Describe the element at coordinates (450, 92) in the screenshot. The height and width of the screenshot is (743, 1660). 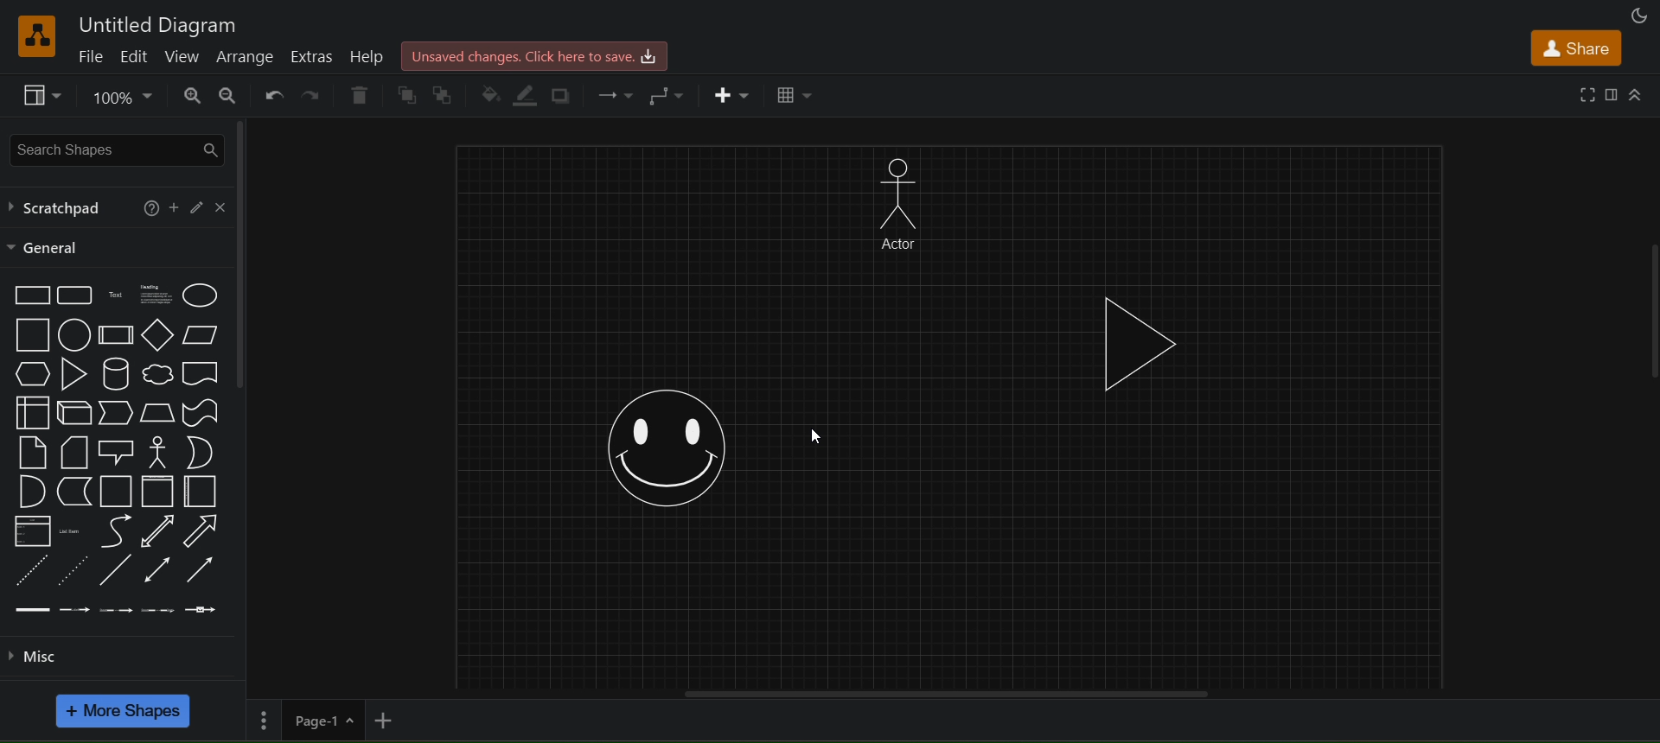
I see `to back` at that location.